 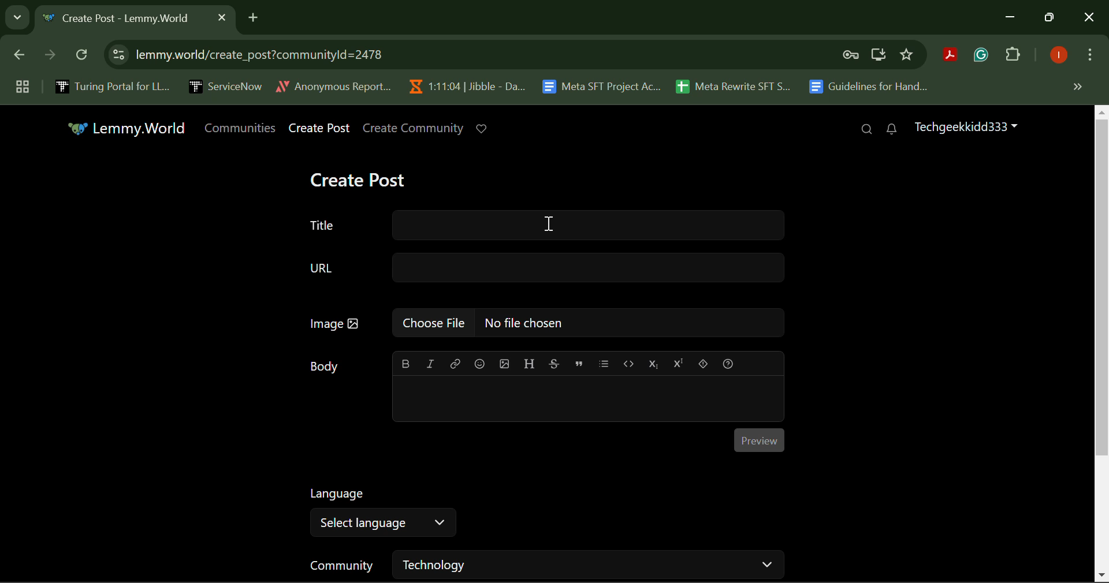 I want to click on Preview Button, so click(x=759, y=440).